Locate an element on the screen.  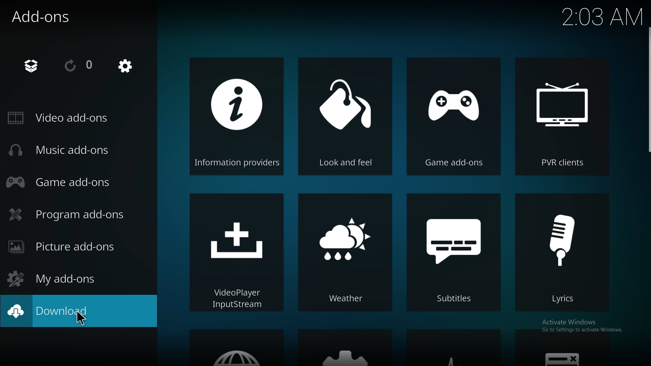
reload is located at coordinates (80, 65).